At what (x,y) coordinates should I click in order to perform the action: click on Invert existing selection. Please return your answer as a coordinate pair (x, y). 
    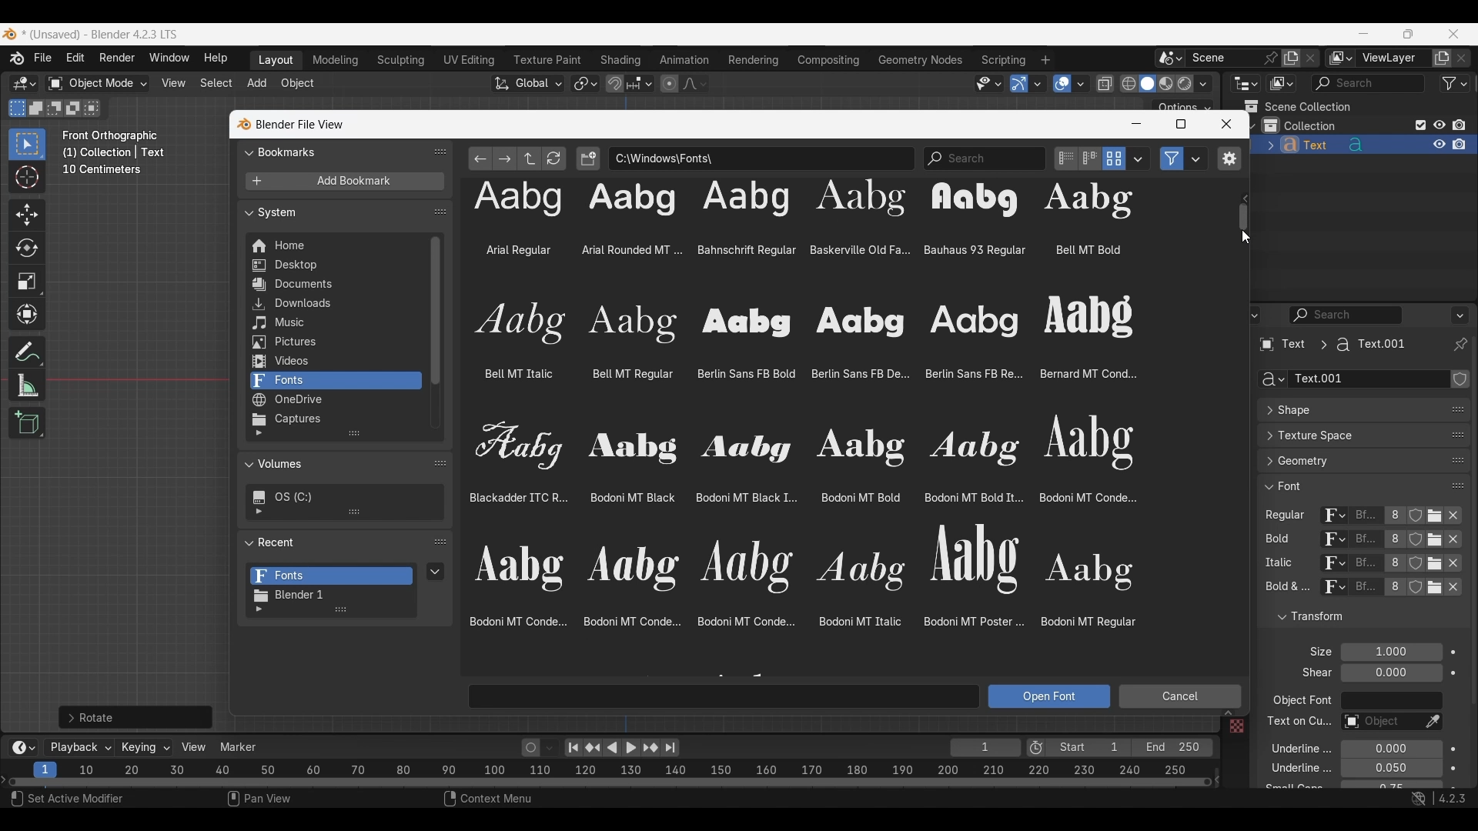
    Looking at the image, I should click on (73, 108).